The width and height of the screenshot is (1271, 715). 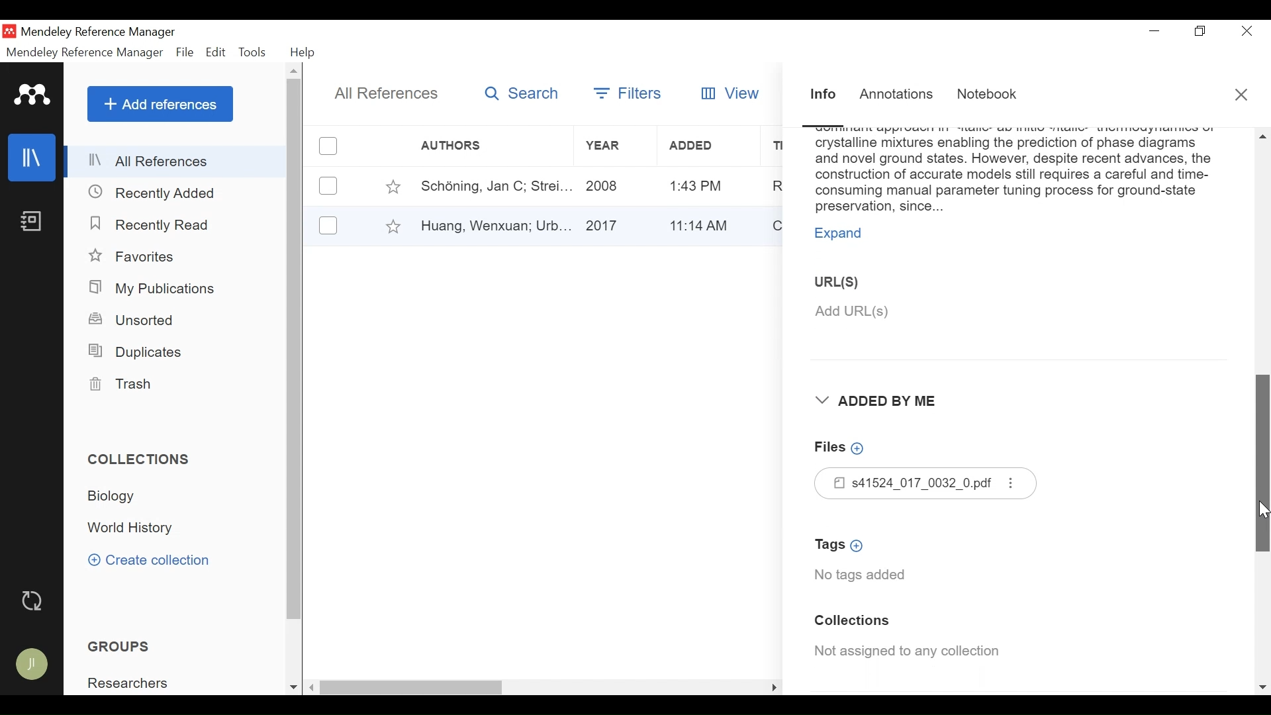 I want to click on URL(S), so click(x=847, y=281).